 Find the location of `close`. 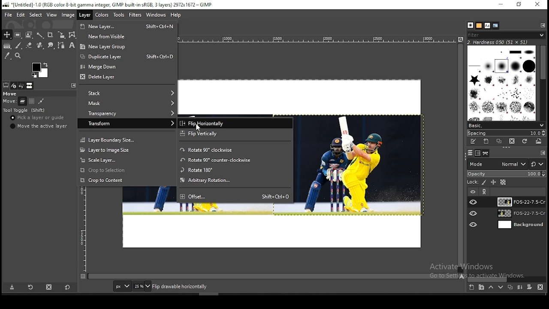

close is located at coordinates (537, 4).